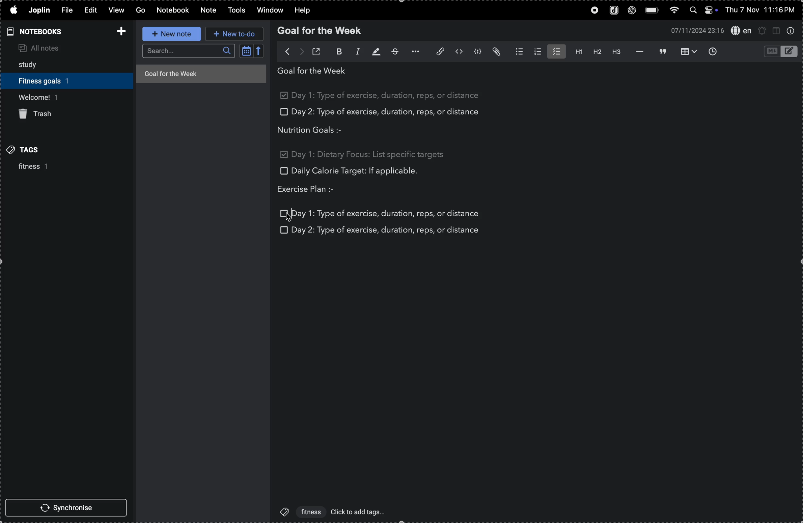 This screenshot has height=523, width=803. I want to click on heading 3, so click(615, 51).